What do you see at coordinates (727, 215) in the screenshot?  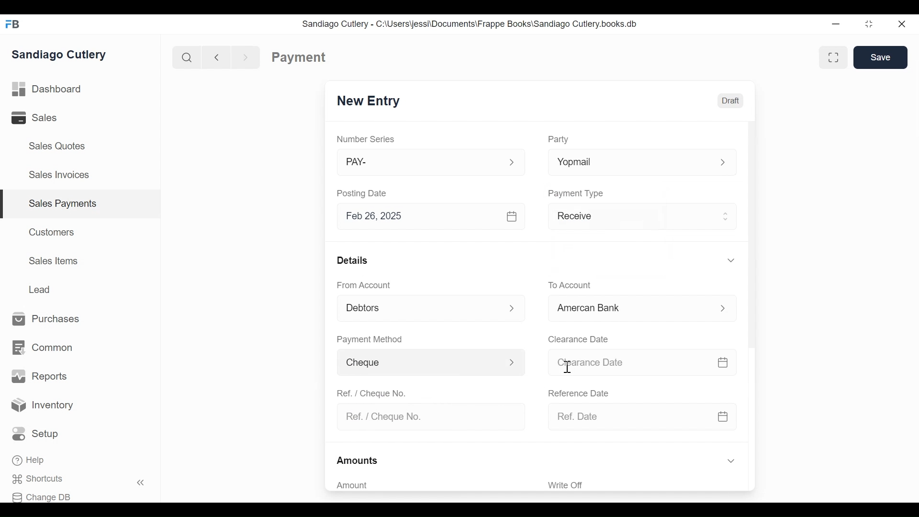 I see `Expand` at bounding box center [727, 215].